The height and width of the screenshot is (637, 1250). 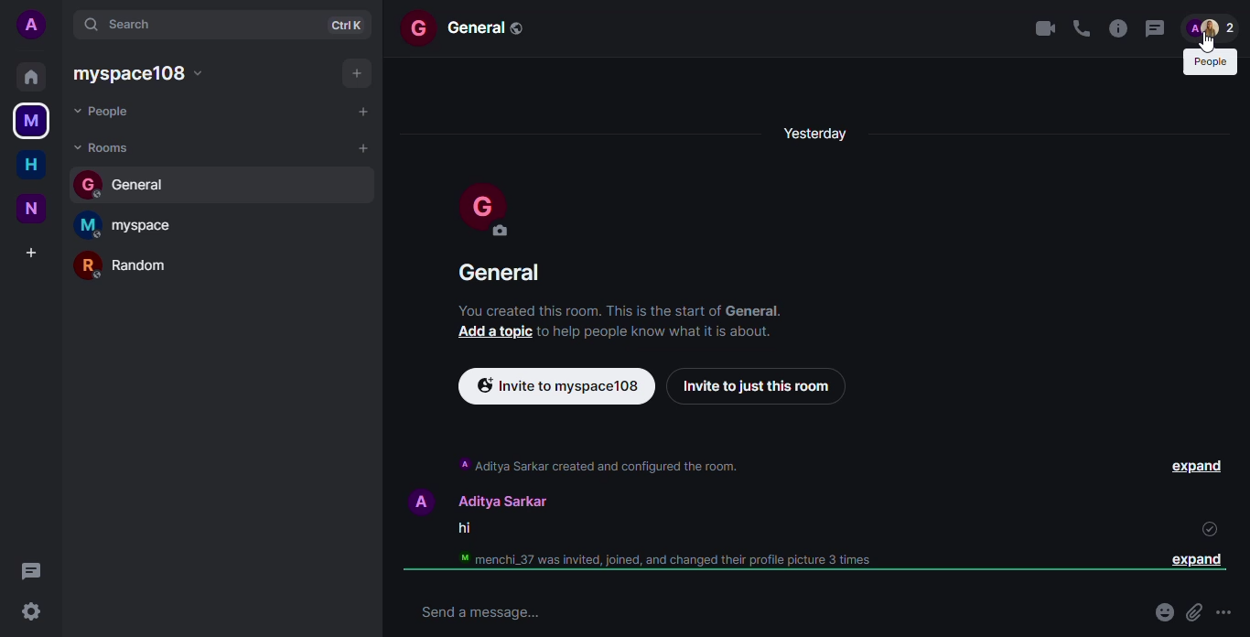 I want to click on home, so click(x=30, y=75).